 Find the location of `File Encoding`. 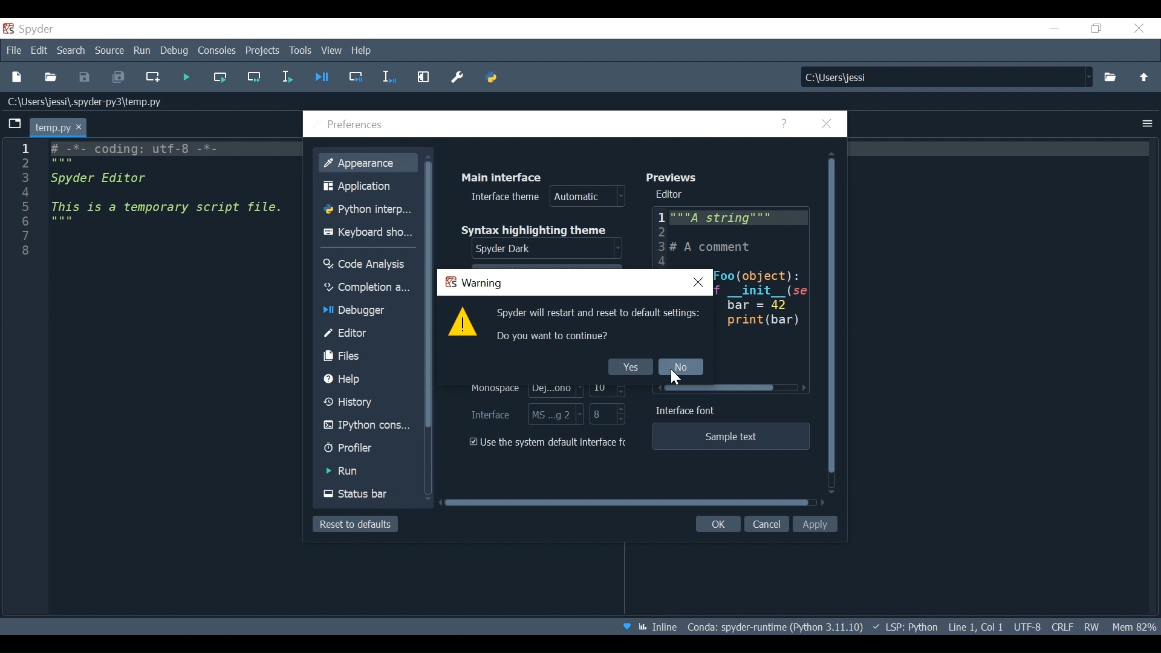

File Encoding is located at coordinates (1026, 627).